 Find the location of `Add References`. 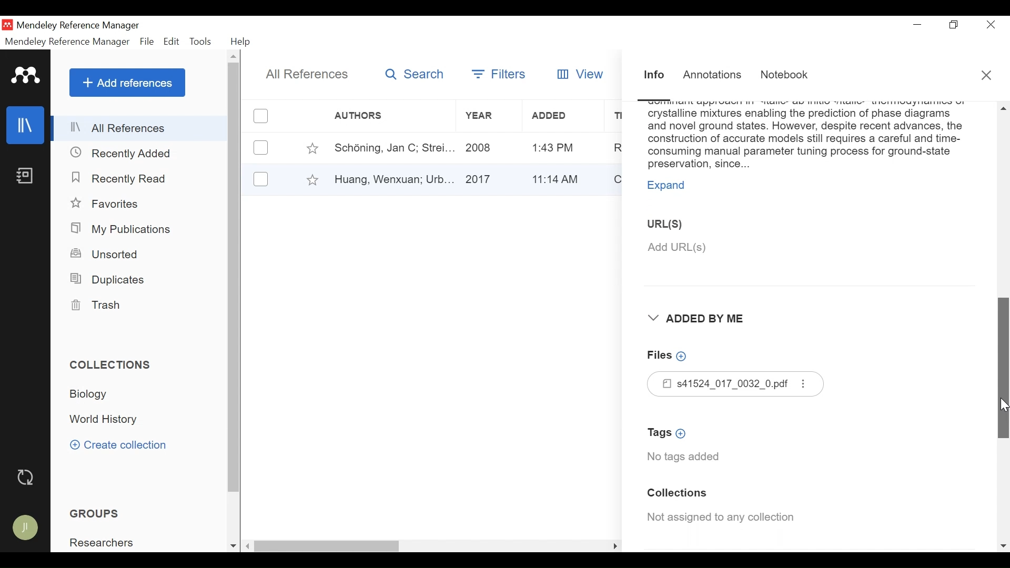

Add References is located at coordinates (127, 83).